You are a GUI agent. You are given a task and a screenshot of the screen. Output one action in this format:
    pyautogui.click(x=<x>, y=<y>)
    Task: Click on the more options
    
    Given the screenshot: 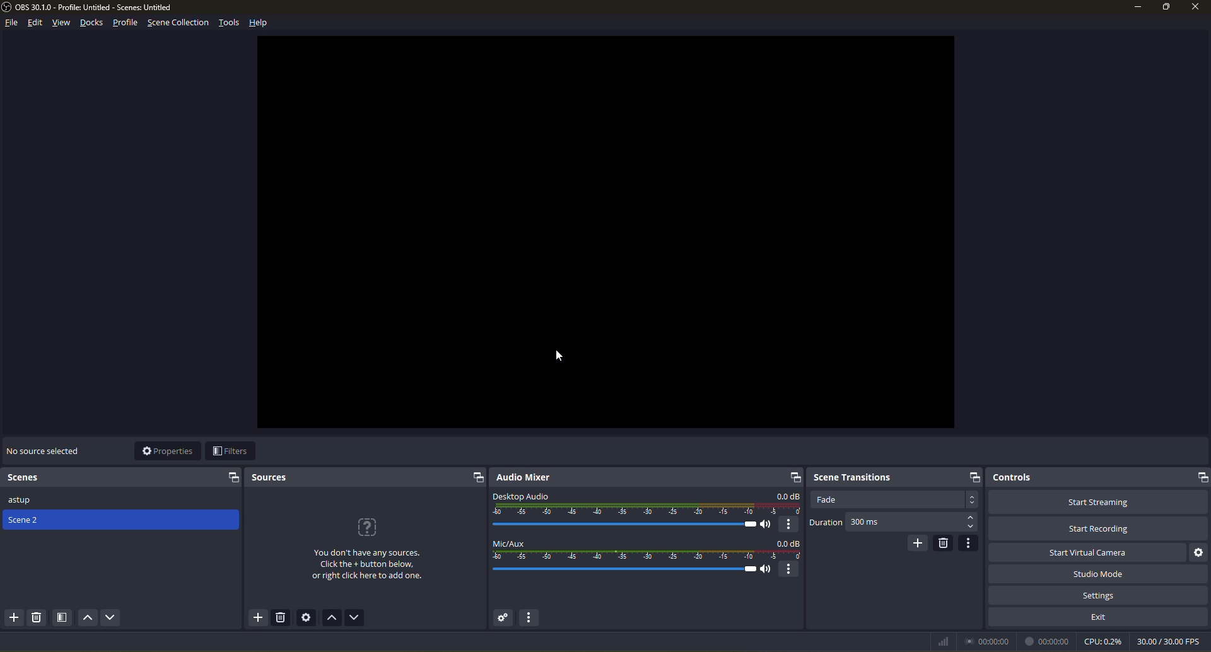 What is the action you would take?
    pyautogui.click(x=790, y=569)
    